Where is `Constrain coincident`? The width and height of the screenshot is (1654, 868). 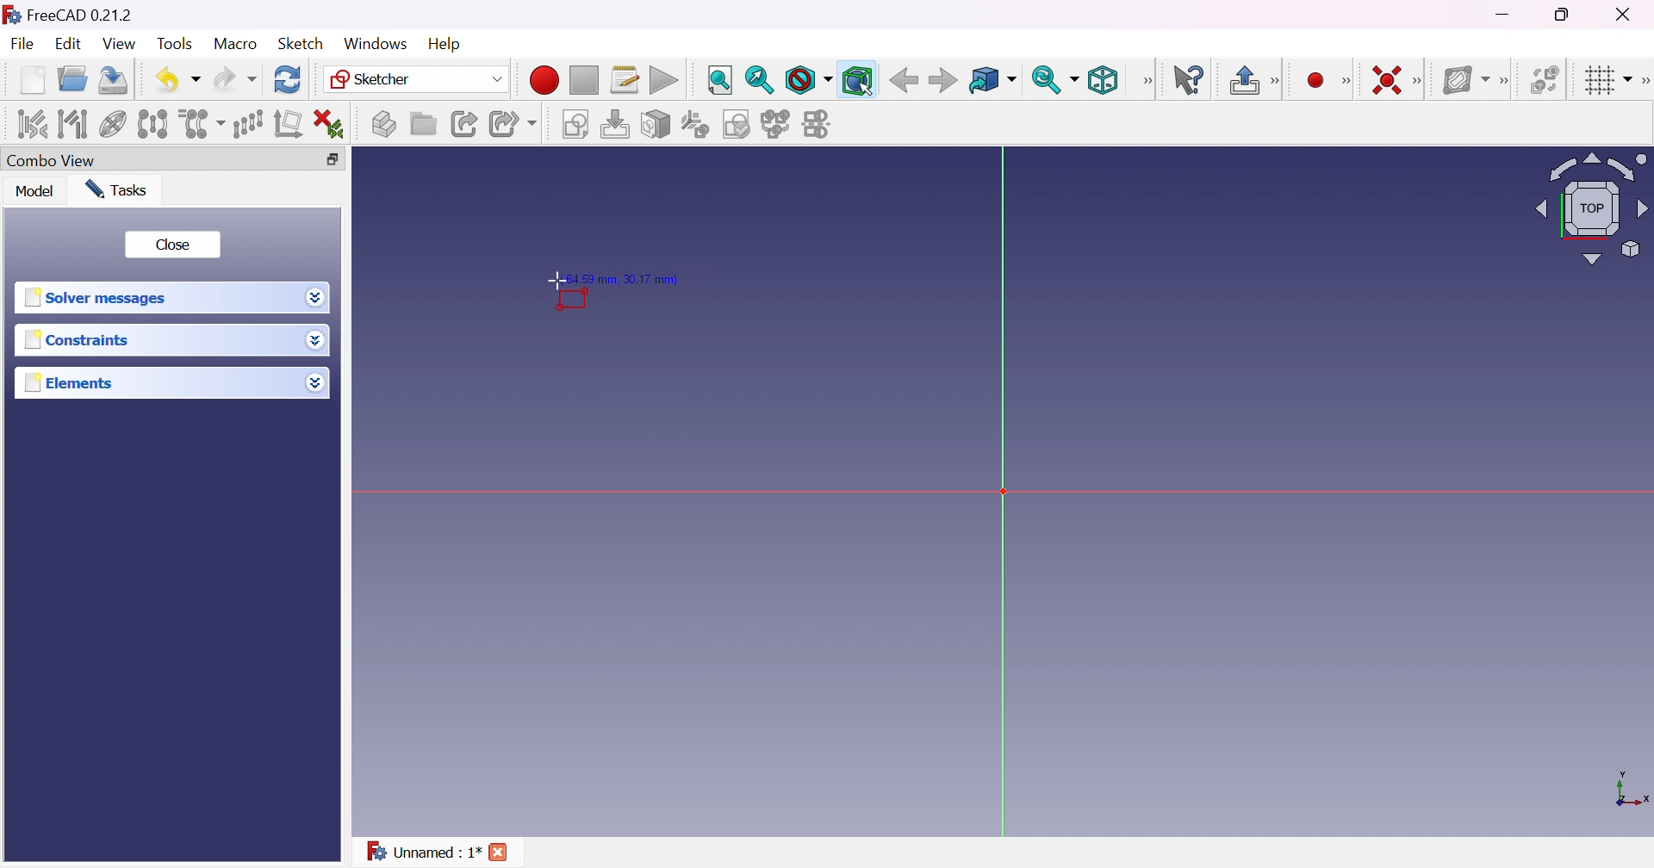 Constrain coincident is located at coordinates (1390, 80).